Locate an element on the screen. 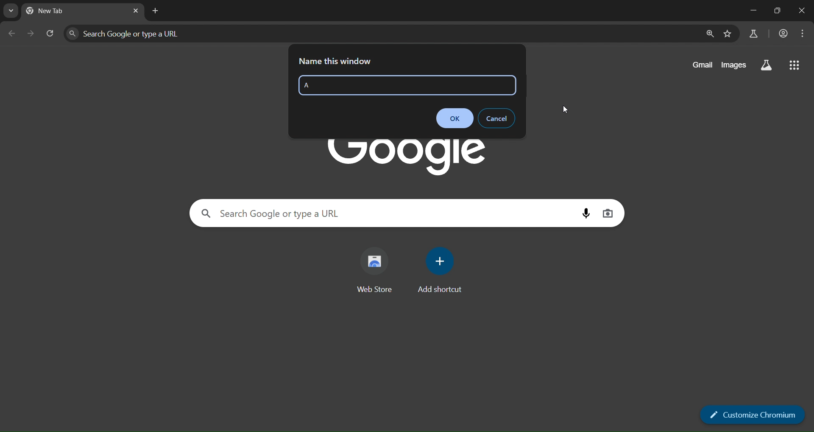 The height and width of the screenshot is (432, 814). add shortcut is located at coordinates (439, 269).